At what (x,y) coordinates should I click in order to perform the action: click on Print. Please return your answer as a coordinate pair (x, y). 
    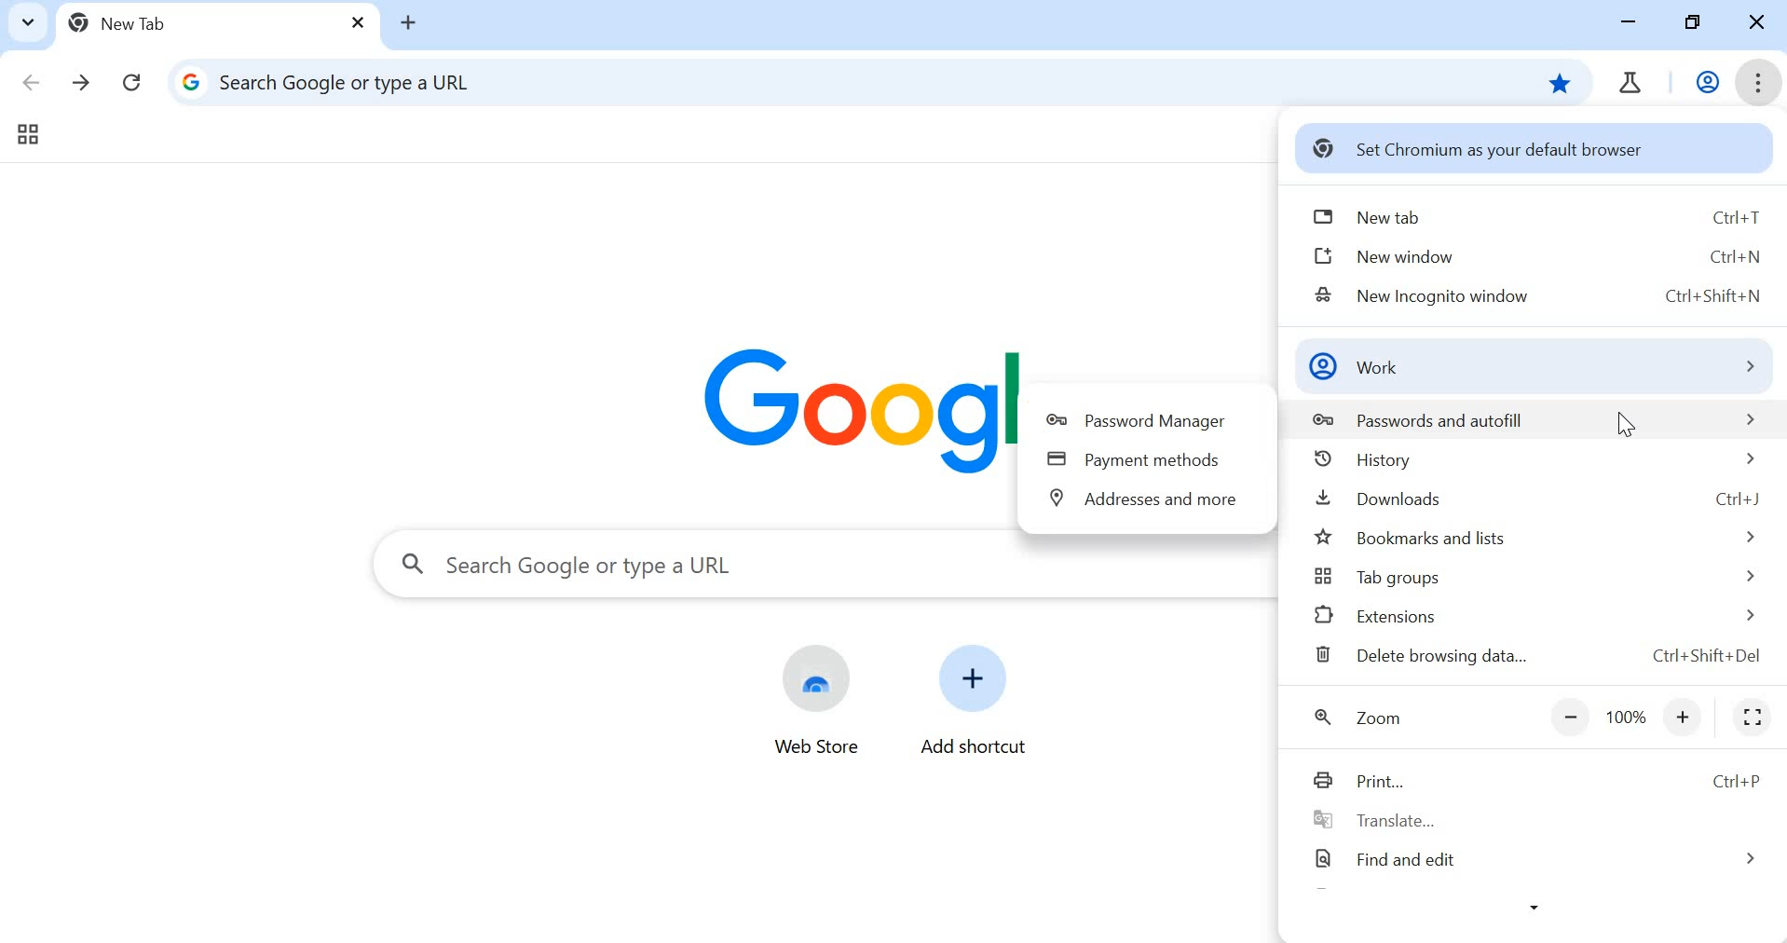
    Looking at the image, I should click on (1531, 775).